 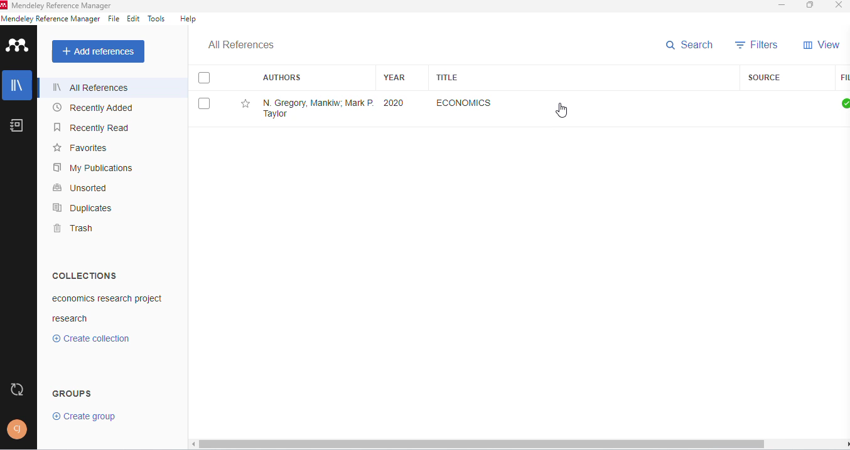 I want to click on recently added, so click(x=92, y=108).